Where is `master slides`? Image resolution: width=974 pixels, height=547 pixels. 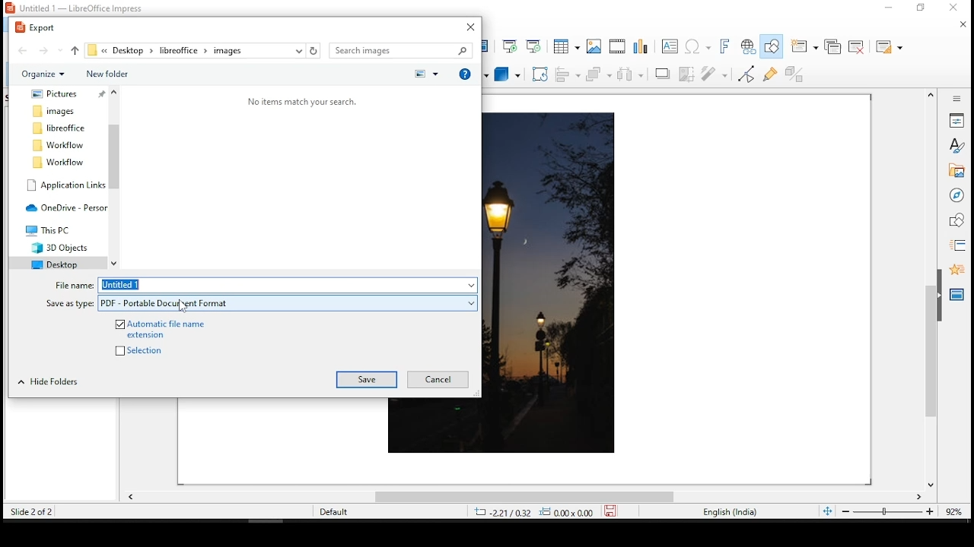 master slides is located at coordinates (958, 294).